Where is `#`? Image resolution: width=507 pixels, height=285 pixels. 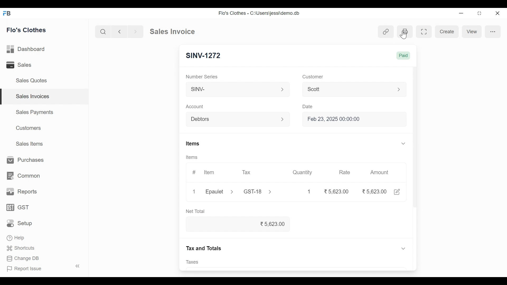 # is located at coordinates (194, 172).